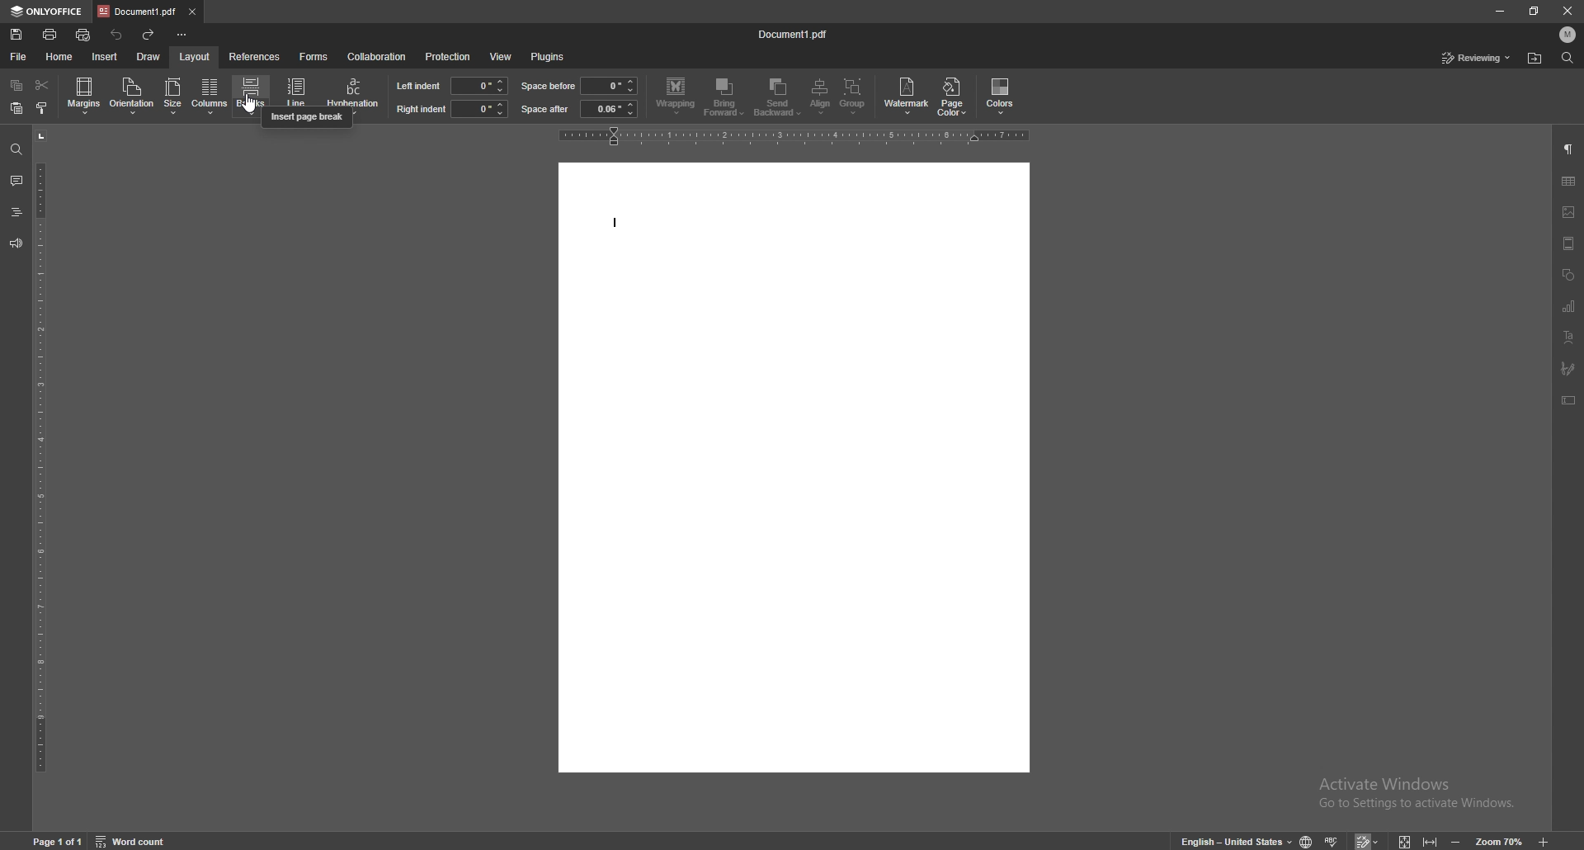 The width and height of the screenshot is (1584, 850). What do you see at coordinates (16, 151) in the screenshot?
I see `find` at bounding box center [16, 151].